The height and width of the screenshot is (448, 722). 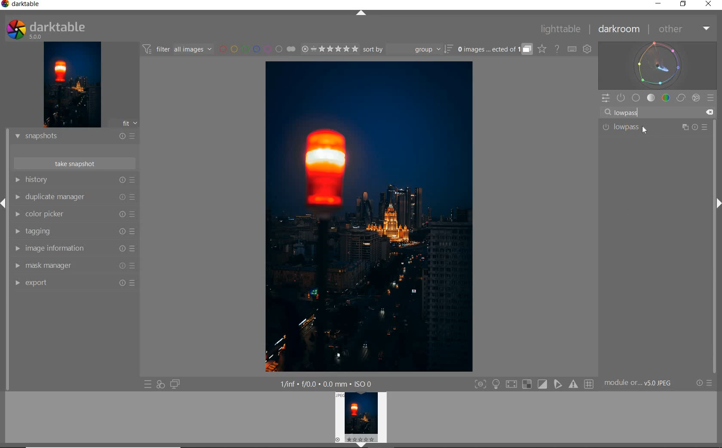 I want to click on DISPLAYED GUI INFO, so click(x=327, y=383).